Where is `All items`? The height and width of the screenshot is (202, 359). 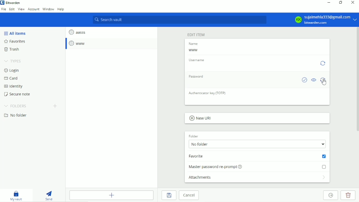
All items is located at coordinates (14, 33).